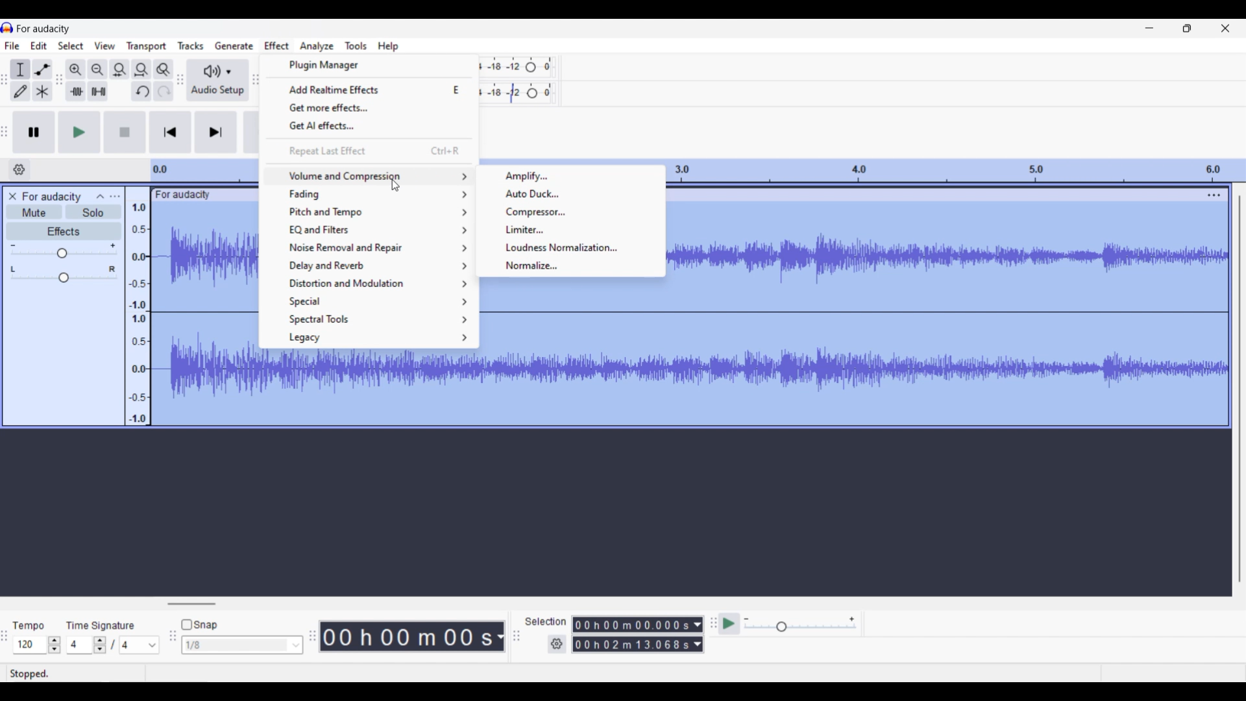  Describe the element at coordinates (114, 645) in the screenshot. I see `Time signature settings` at that location.